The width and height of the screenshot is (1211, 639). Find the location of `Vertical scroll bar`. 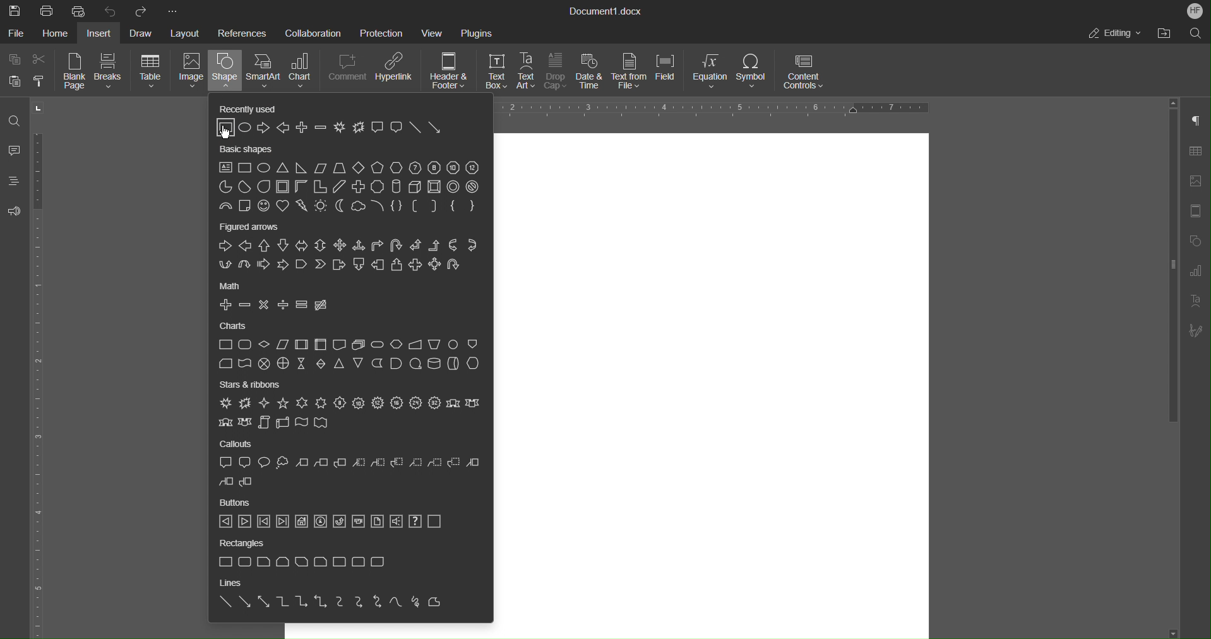

Vertical scroll bar is located at coordinates (1171, 270).